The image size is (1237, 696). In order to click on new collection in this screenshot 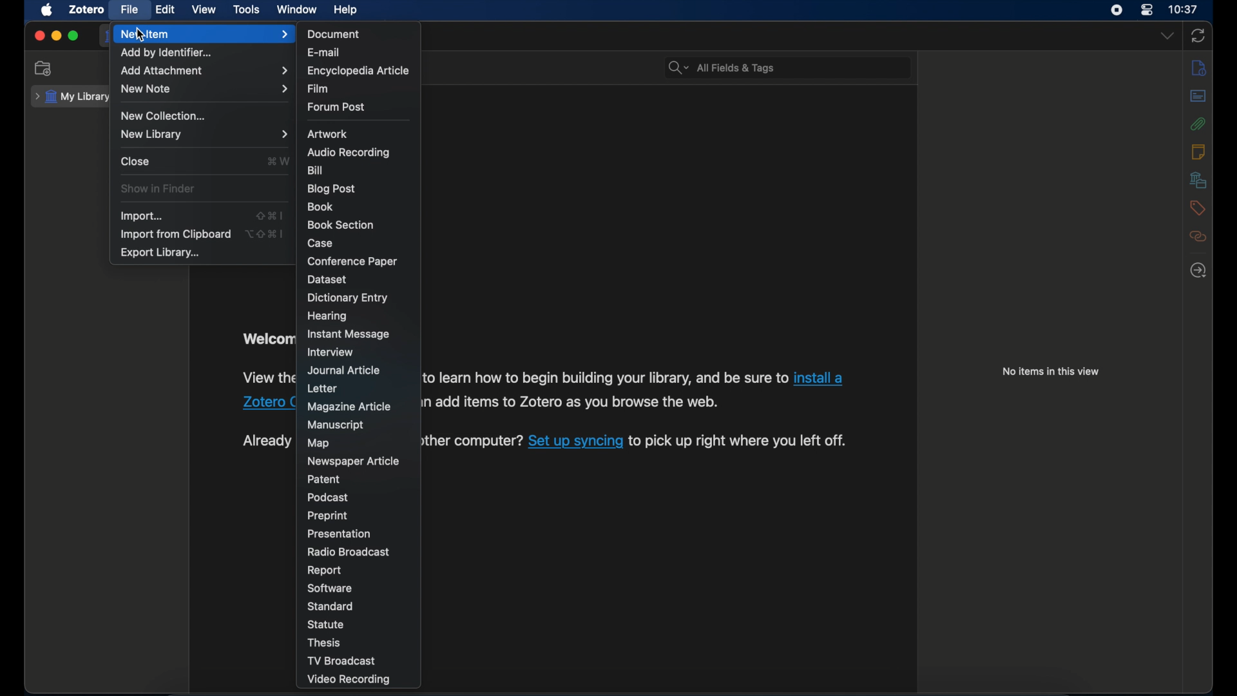, I will do `click(165, 115)`.